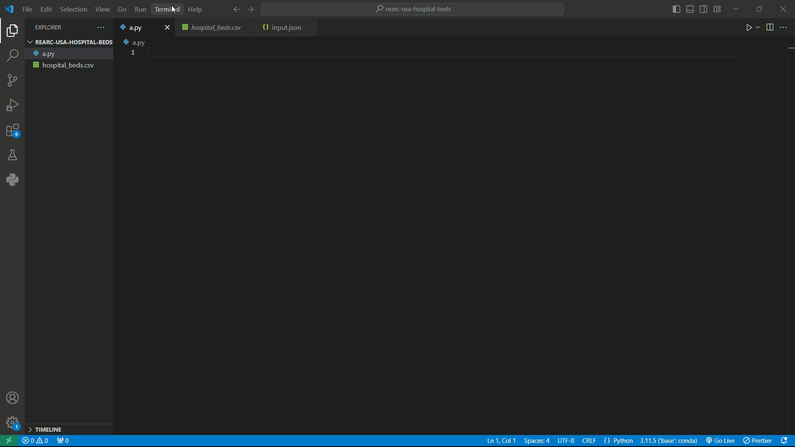  Describe the element at coordinates (47, 9) in the screenshot. I see `edit menu` at that location.